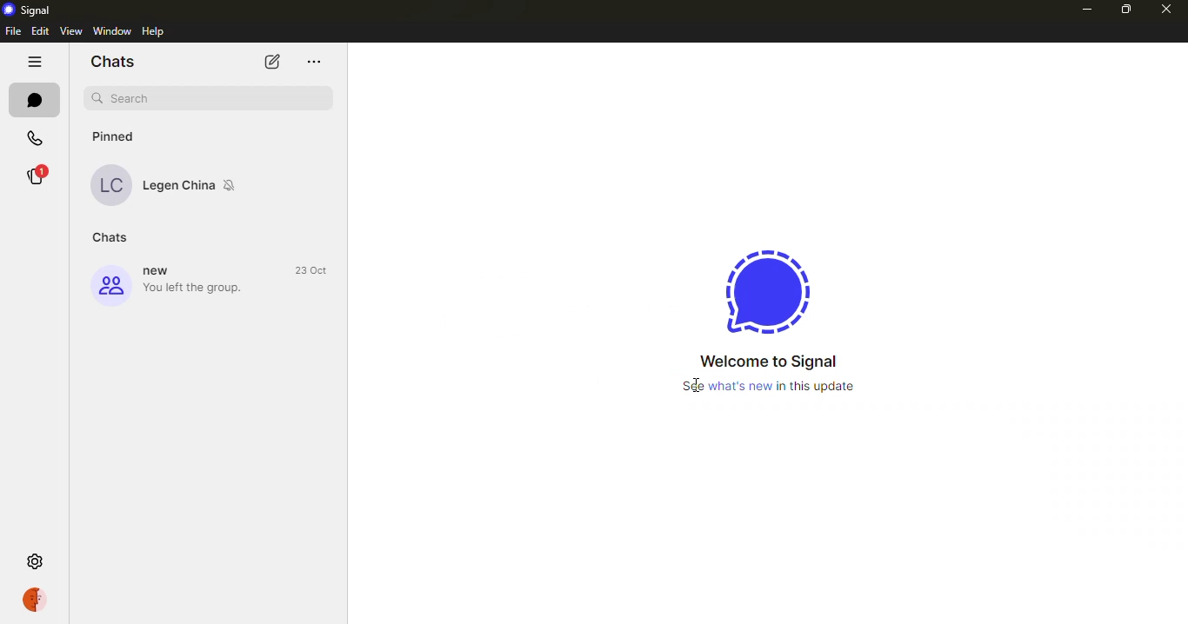 This screenshot has width=1188, height=624. I want to click on profile, so click(34, 600).